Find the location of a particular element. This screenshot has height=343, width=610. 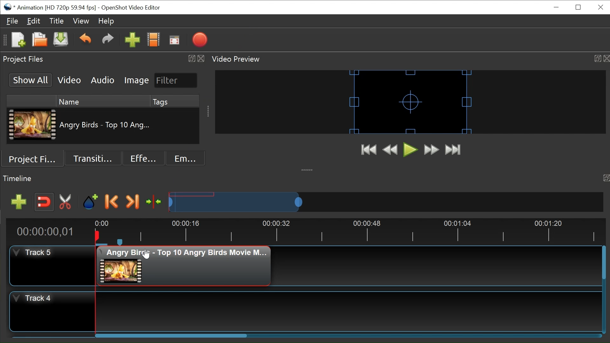

Save Project is located at coordinates (60, 41).